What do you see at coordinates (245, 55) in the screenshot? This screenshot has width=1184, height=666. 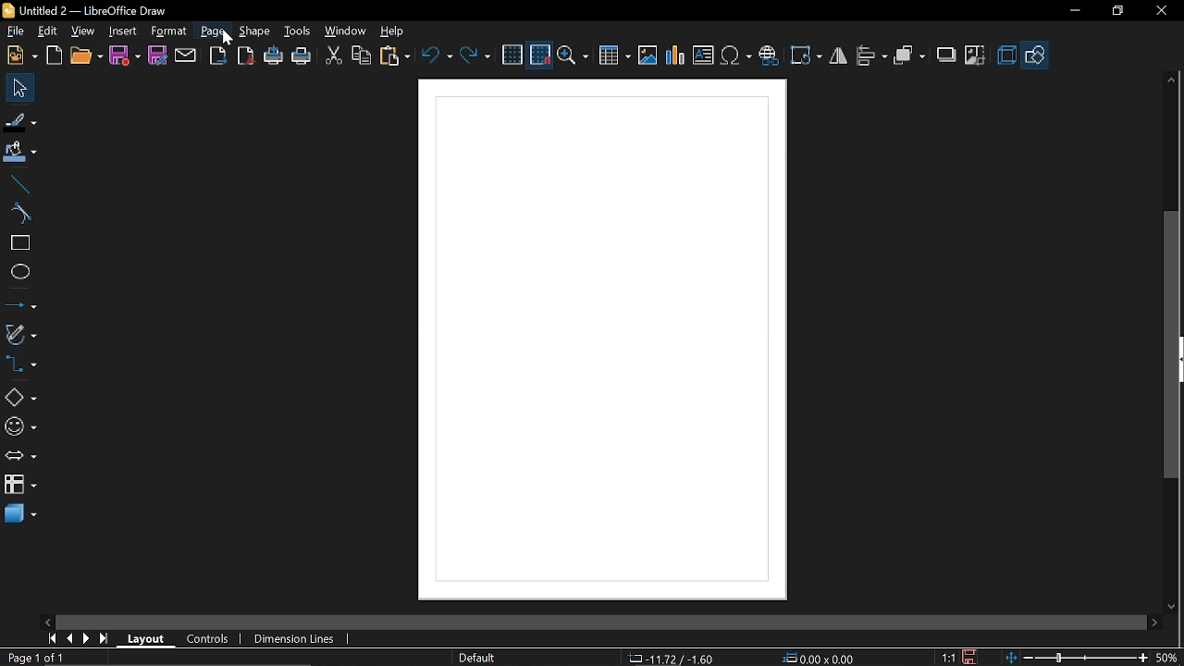 I see `Export as pdf` at bounding box center [245, 55].